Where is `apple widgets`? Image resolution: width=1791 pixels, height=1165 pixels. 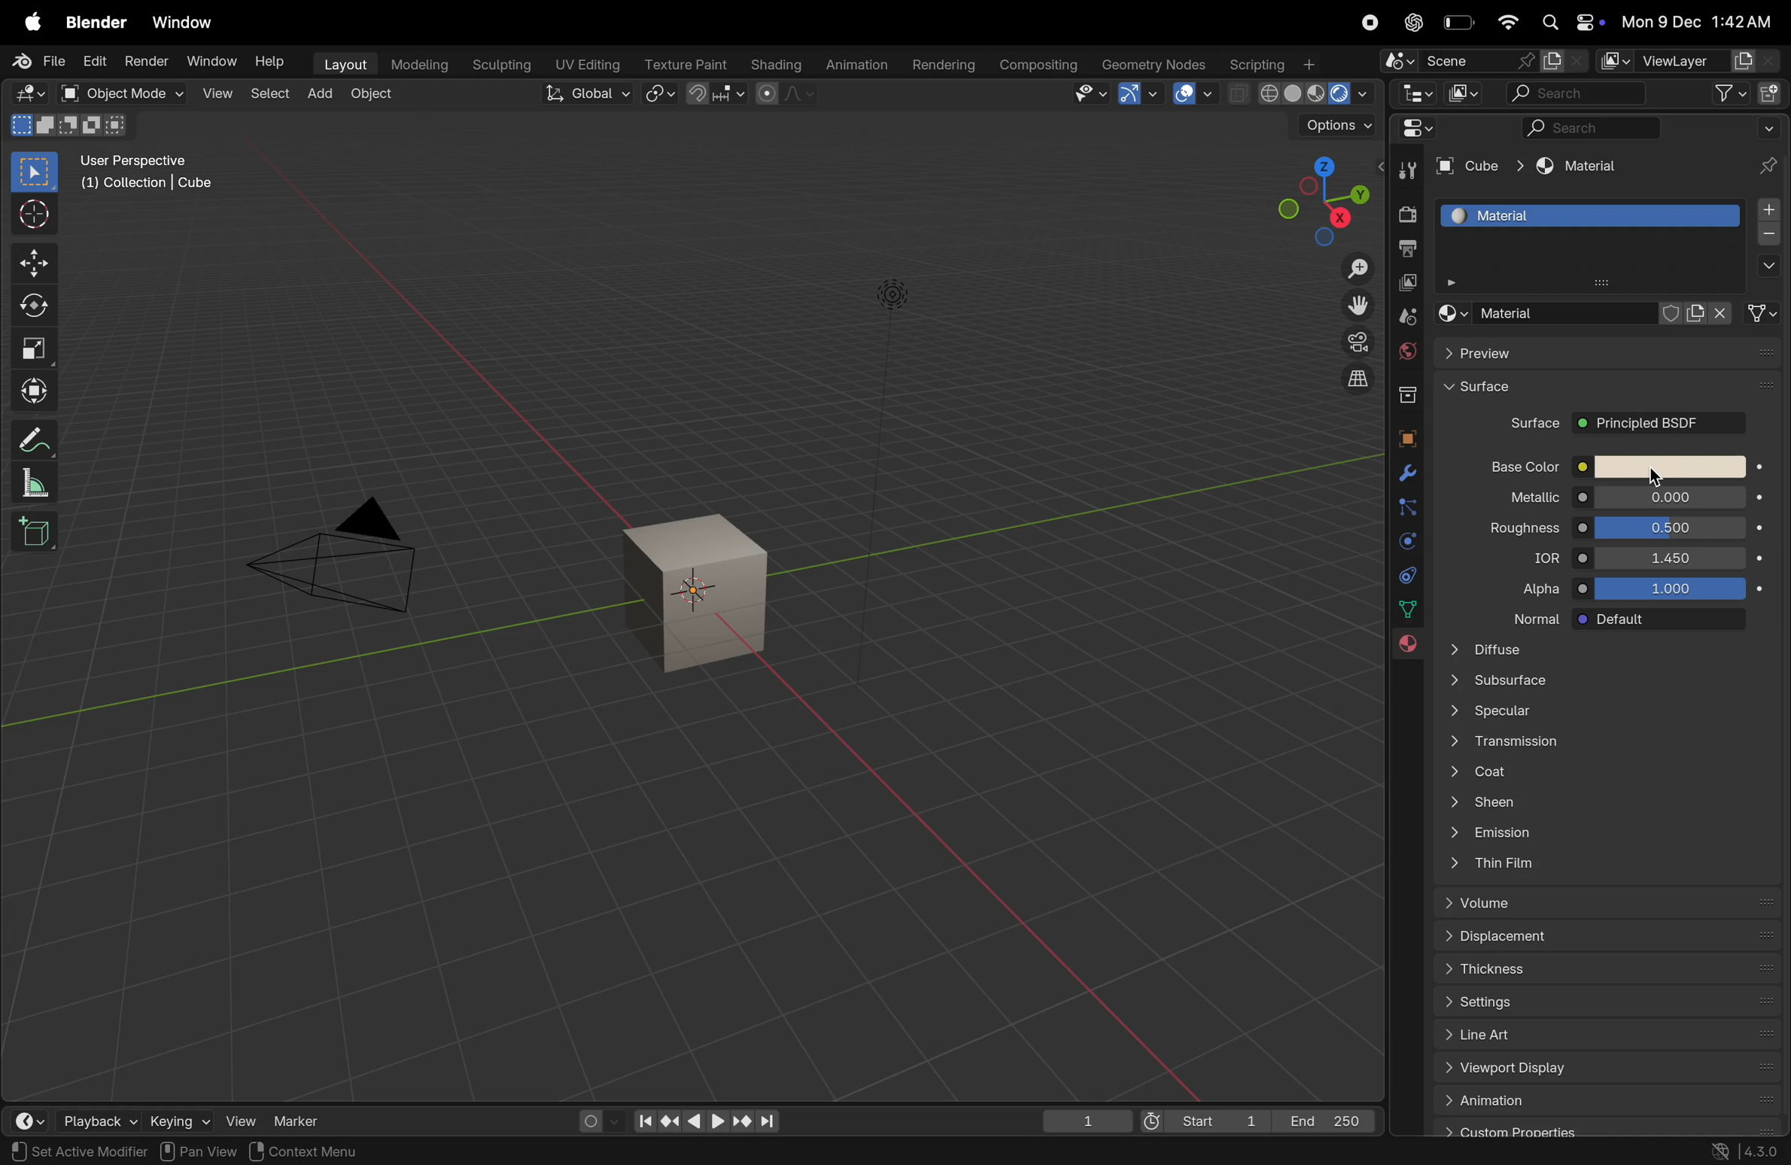 apple widgets is located at coordinates (1571, 23).